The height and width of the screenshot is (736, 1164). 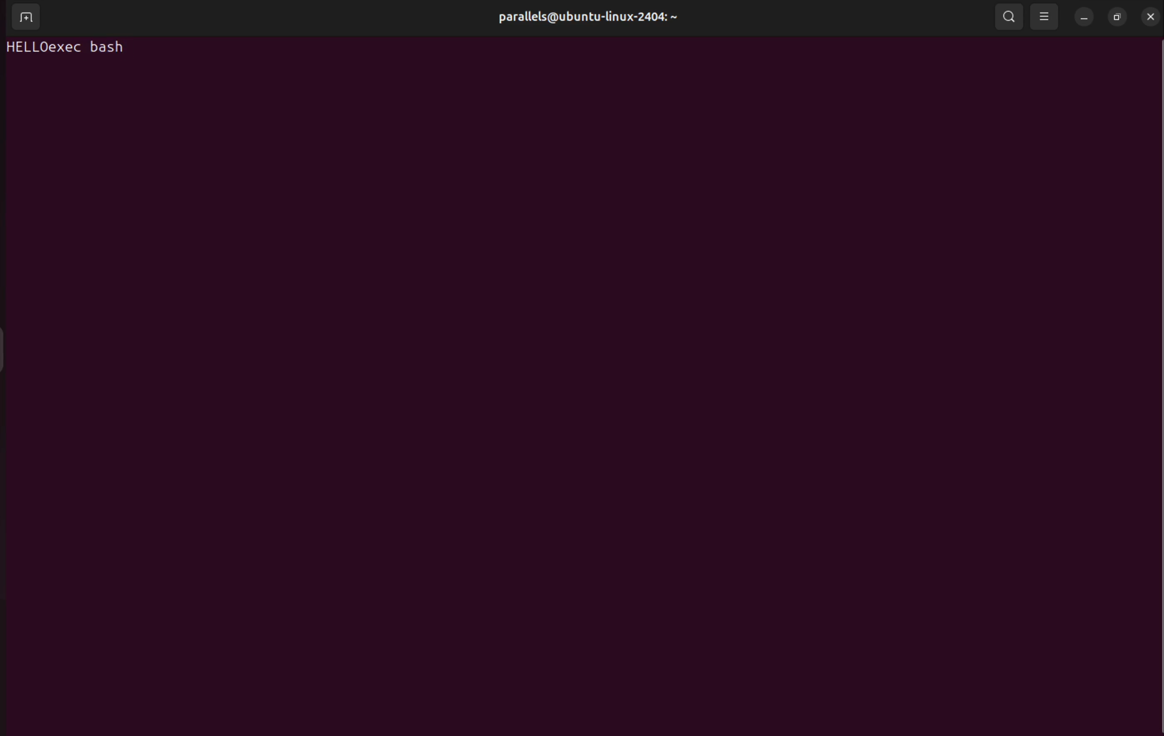 I want to click on minimize, so click(x=1085, y=17).